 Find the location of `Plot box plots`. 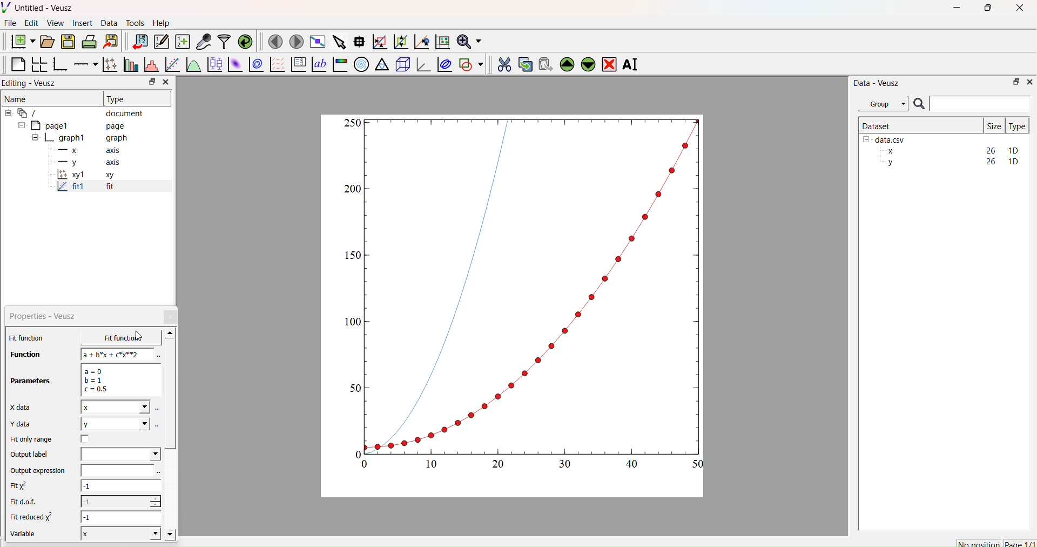

Plot box plots is located at coordinates (214, 64).